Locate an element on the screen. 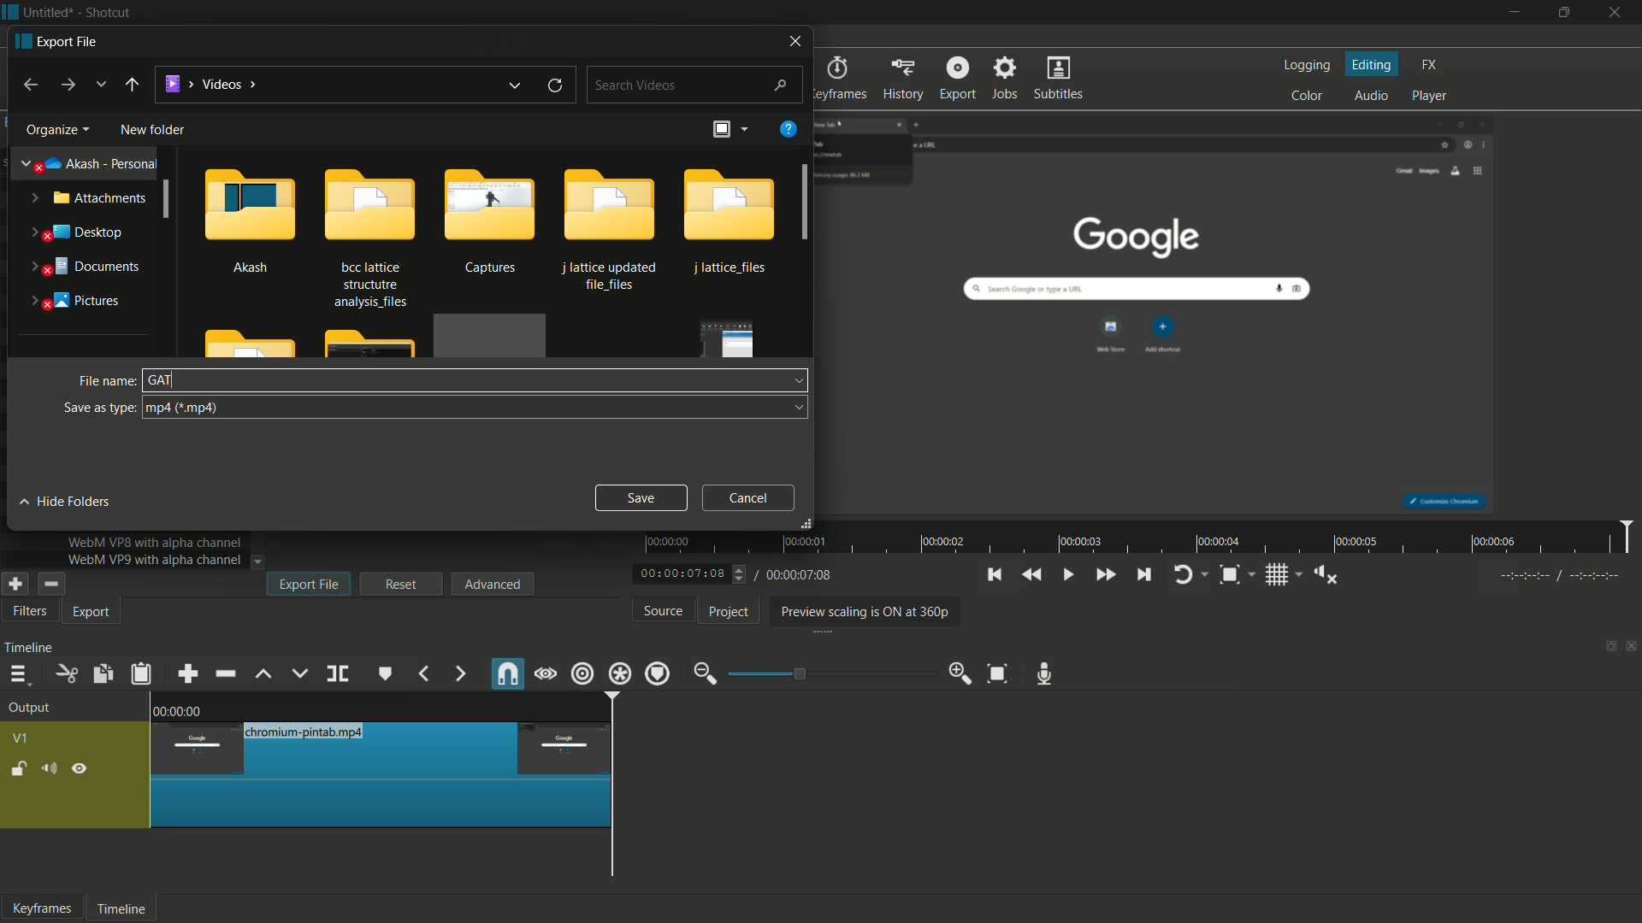  mute is located at coordinates (47, 771).